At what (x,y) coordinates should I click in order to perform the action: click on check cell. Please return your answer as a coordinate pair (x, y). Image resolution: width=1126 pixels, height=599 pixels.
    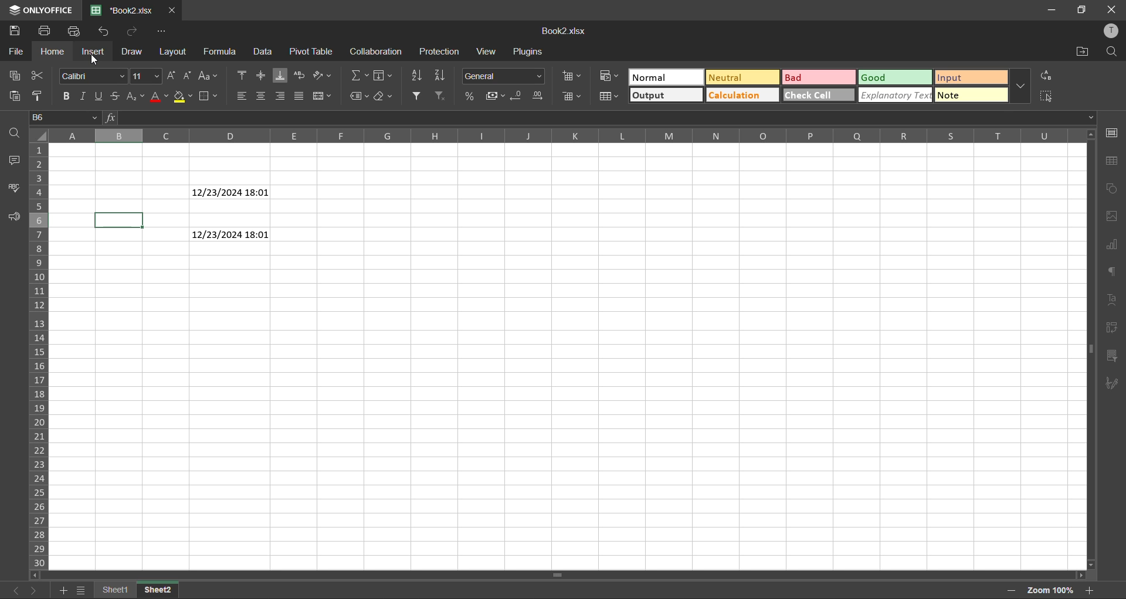
    Looking at the image, I should click on (820, 96).